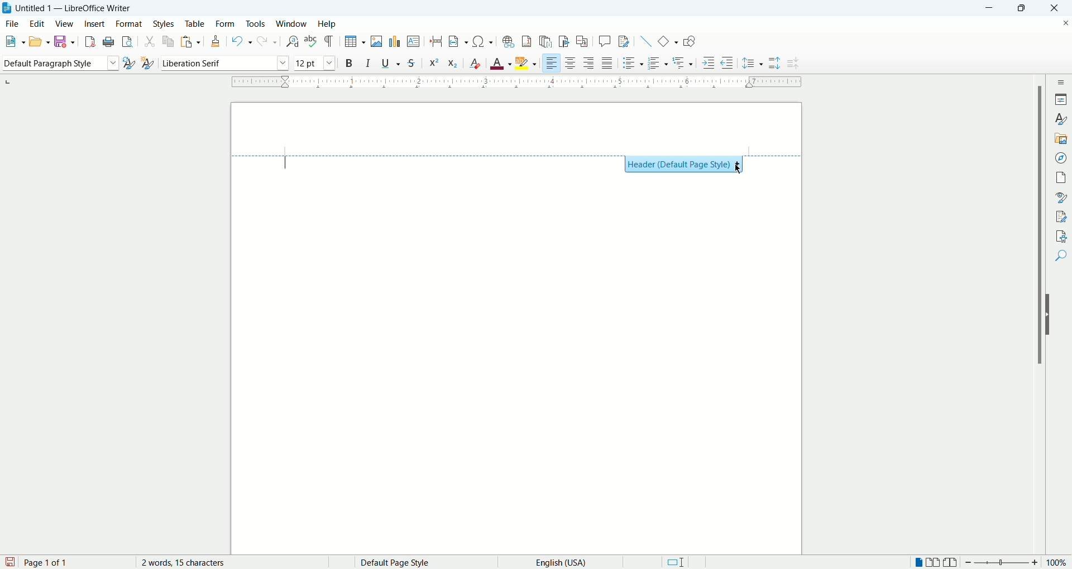 The height and width of the screenshot is (569, 1072). Describe the element at coordinates (292, 41) in the screenshot. I see `find and replace` at that location.